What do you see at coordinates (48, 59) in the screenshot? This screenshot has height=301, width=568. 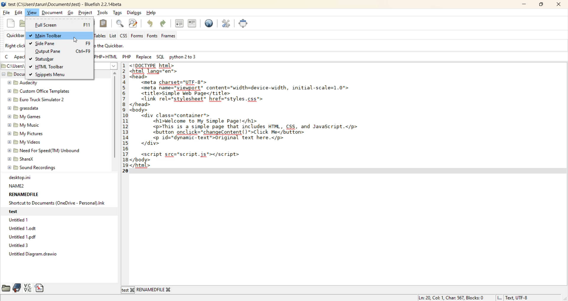 I see `statusbar` at bounding box center [48, 59].